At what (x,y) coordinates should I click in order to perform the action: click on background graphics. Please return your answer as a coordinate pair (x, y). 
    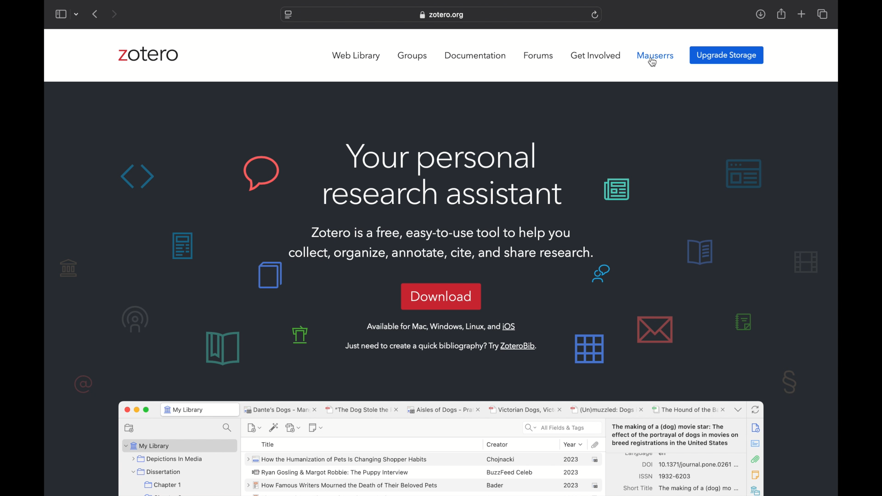
    Looking at the image, I should click on (103, 324).